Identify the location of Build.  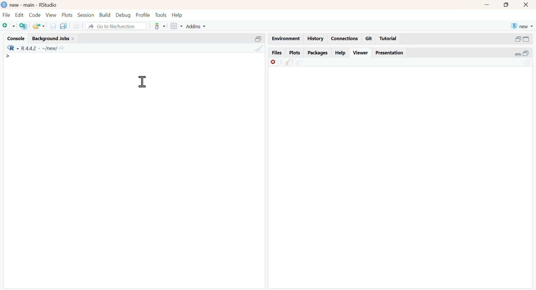
(105, 14).